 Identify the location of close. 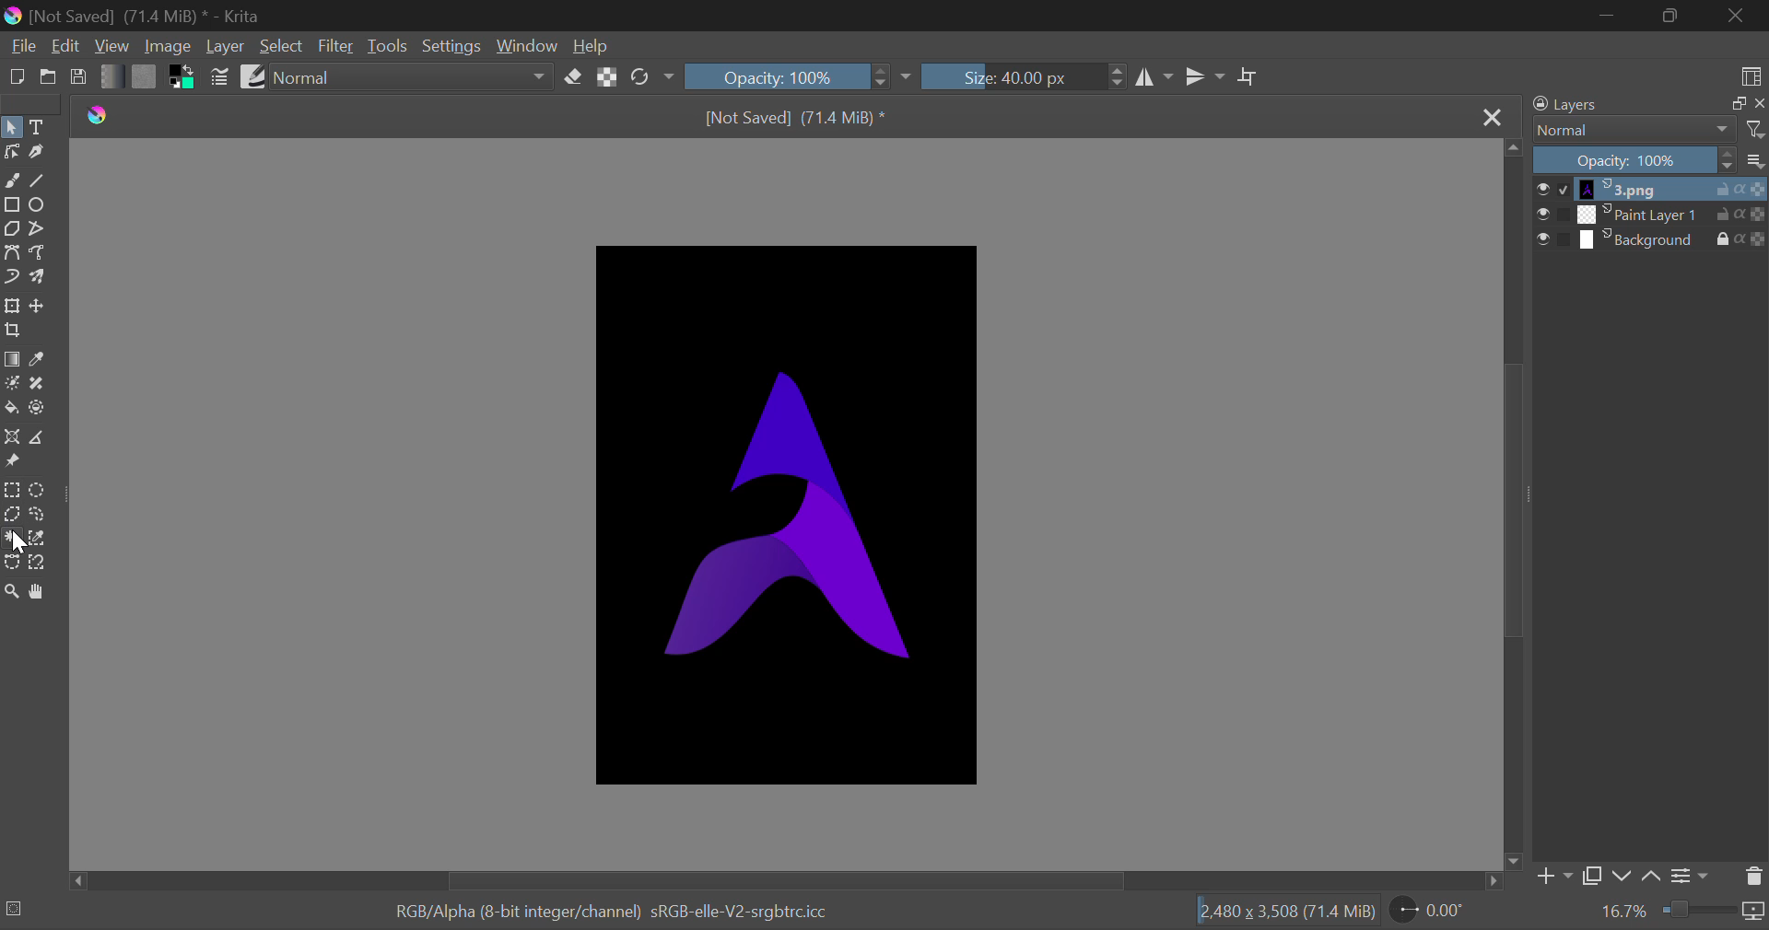
(1758, 102).